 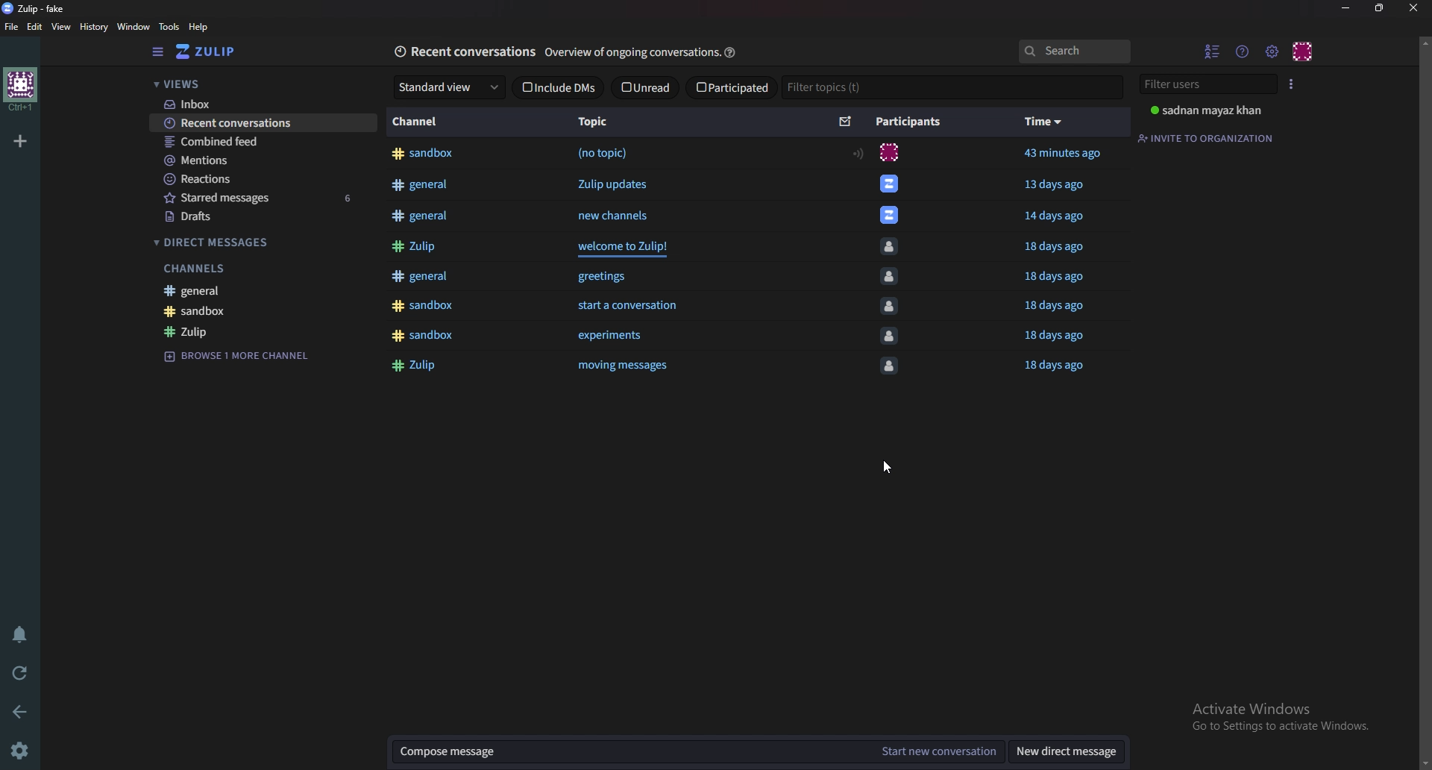 I want to click on 43 minutes ago, so click(x=1071, y=154).